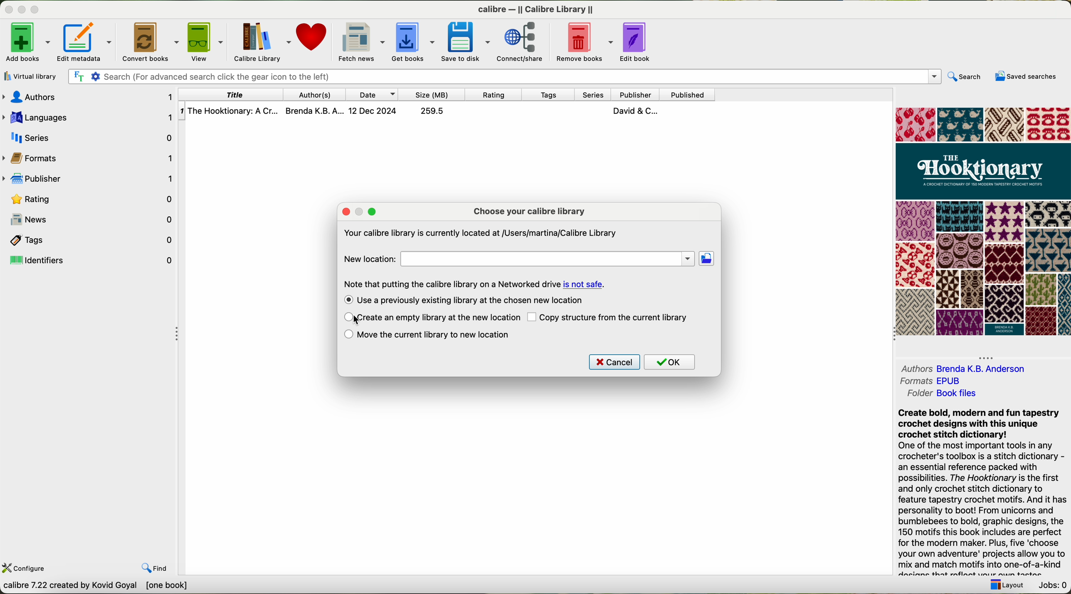  I want to click on configure, so click(27, 568).